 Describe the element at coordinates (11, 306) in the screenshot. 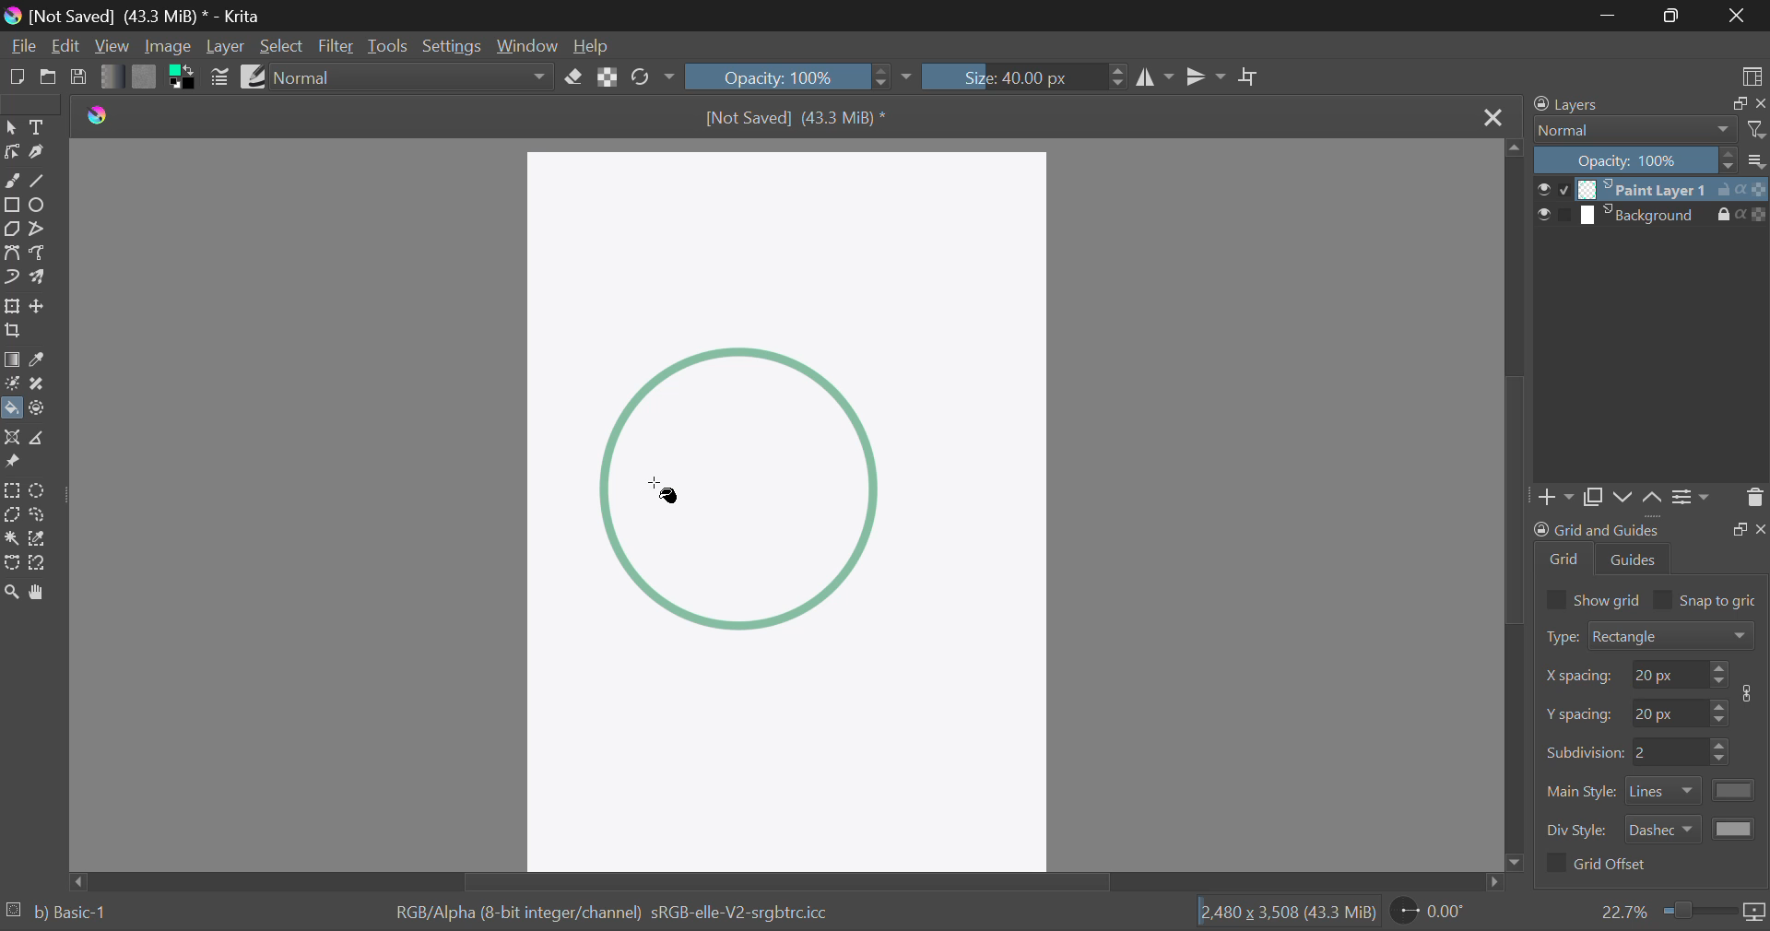

I see `Transform Layer` at that location.